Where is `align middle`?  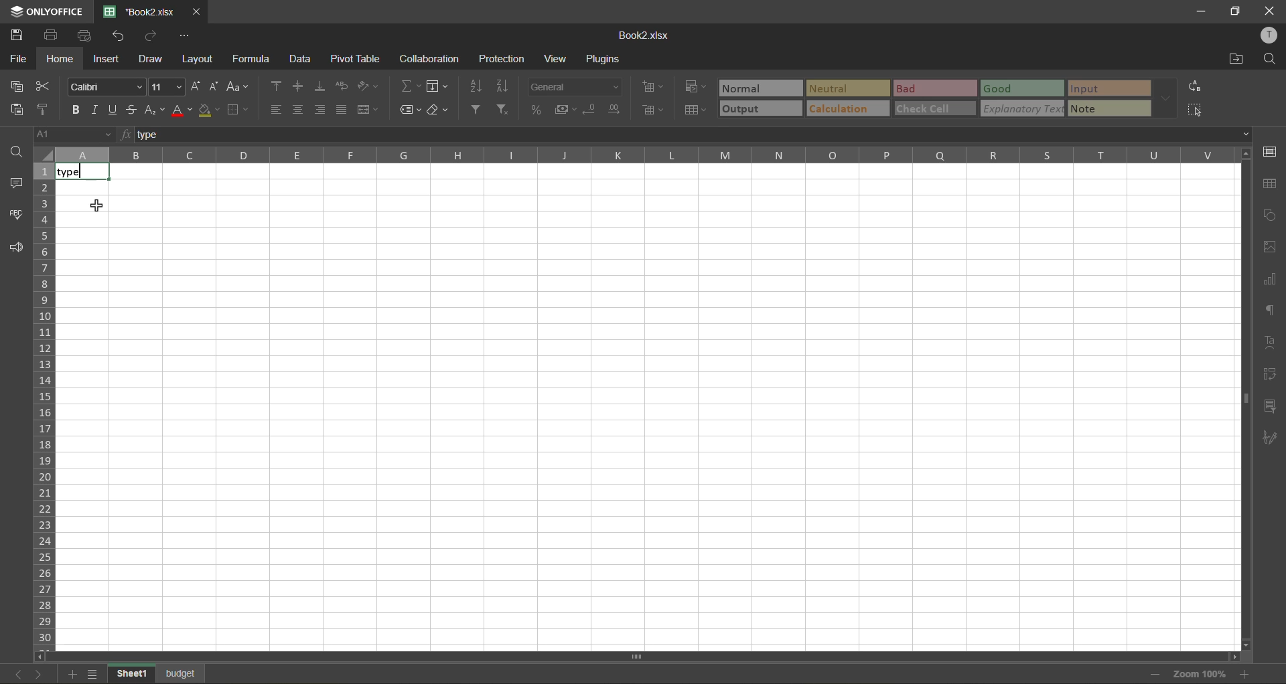
align middle is located at coordinates (300, 87).